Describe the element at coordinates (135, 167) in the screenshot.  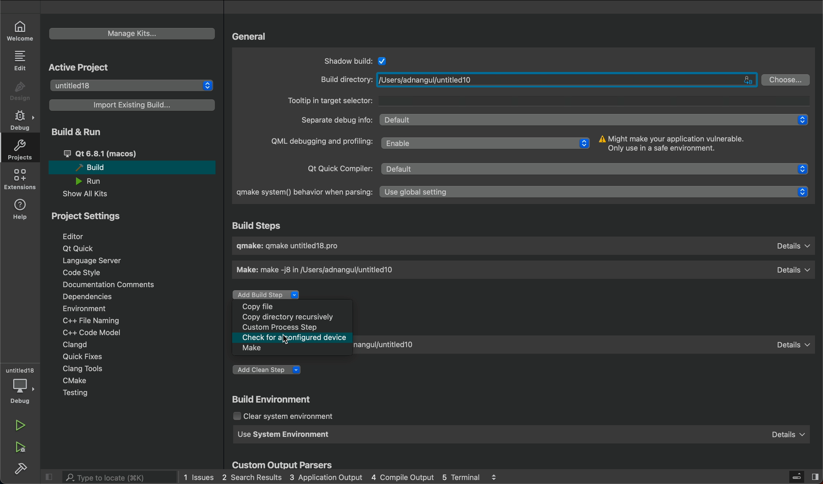
I see `build` at that location.